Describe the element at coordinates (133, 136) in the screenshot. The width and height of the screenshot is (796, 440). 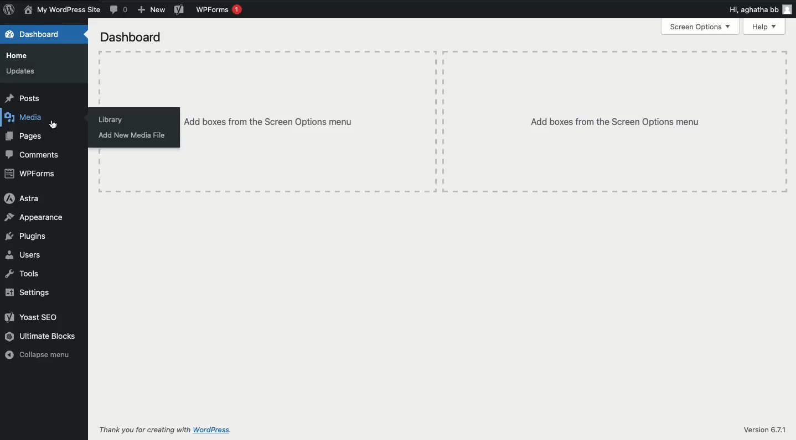
I see `Add new media file` at that location.